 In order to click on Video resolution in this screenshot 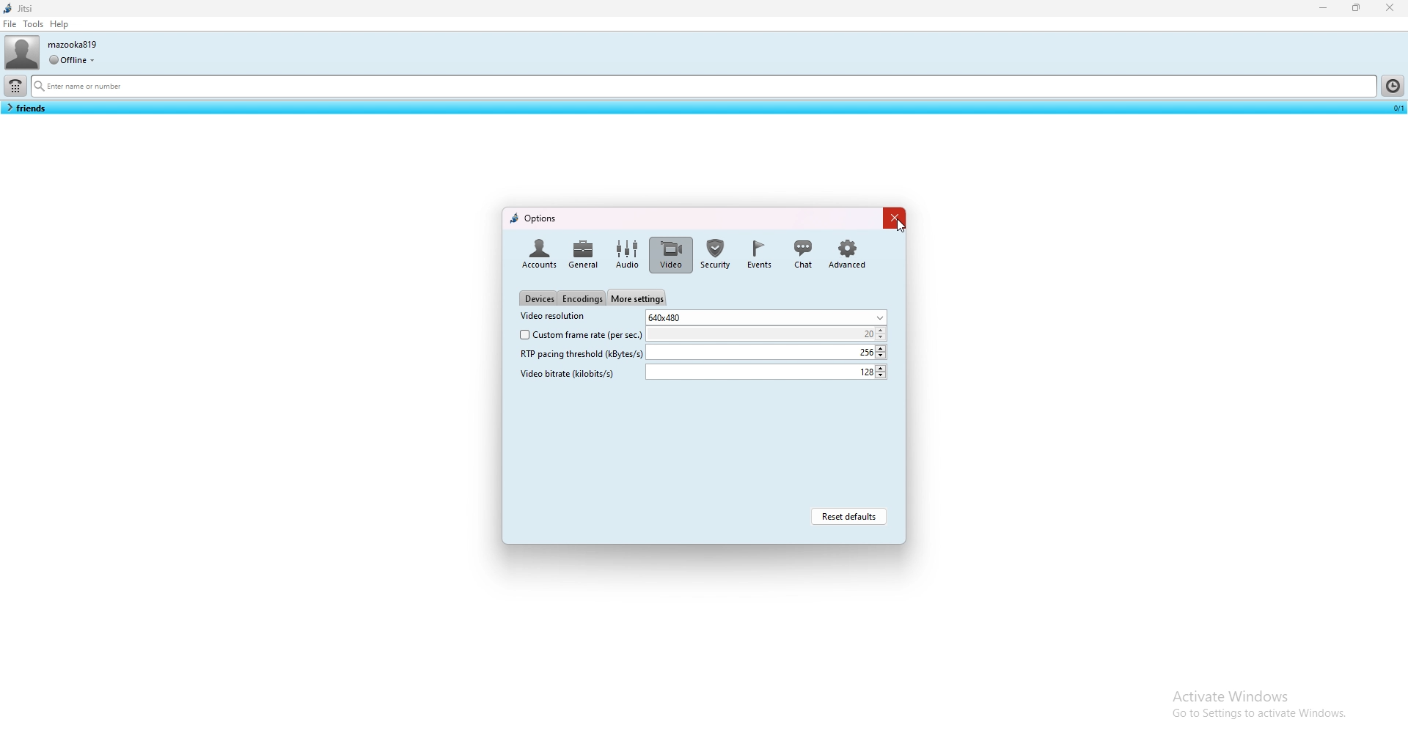, I will do `click(552, 316)`.